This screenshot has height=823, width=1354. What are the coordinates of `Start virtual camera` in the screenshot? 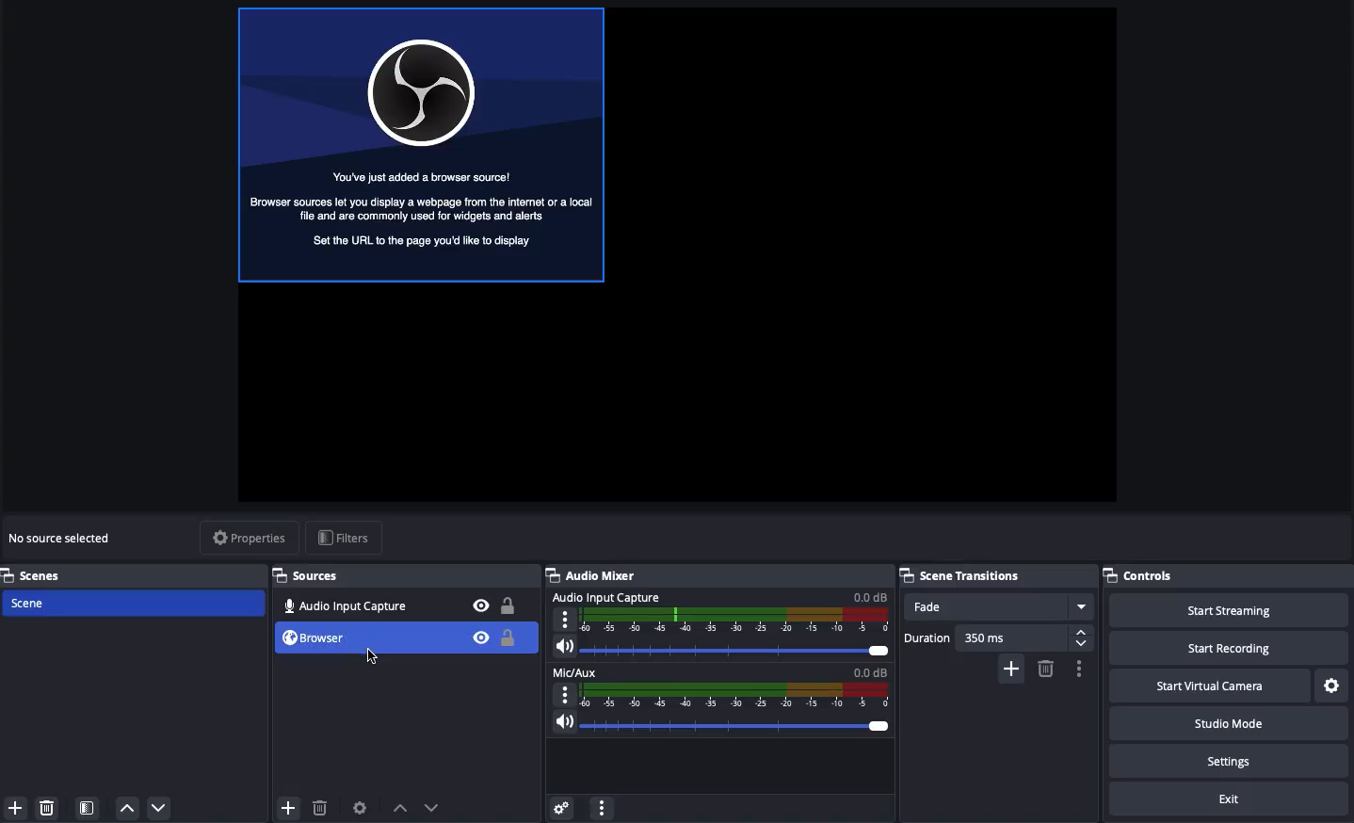 It's located at (1207, 686).